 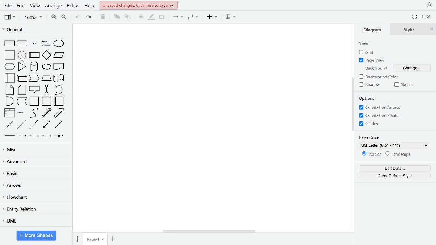 What do you see at coordinates (371, 85) in the screenshot?
I see `shadow` at bounding box center [371, 85].